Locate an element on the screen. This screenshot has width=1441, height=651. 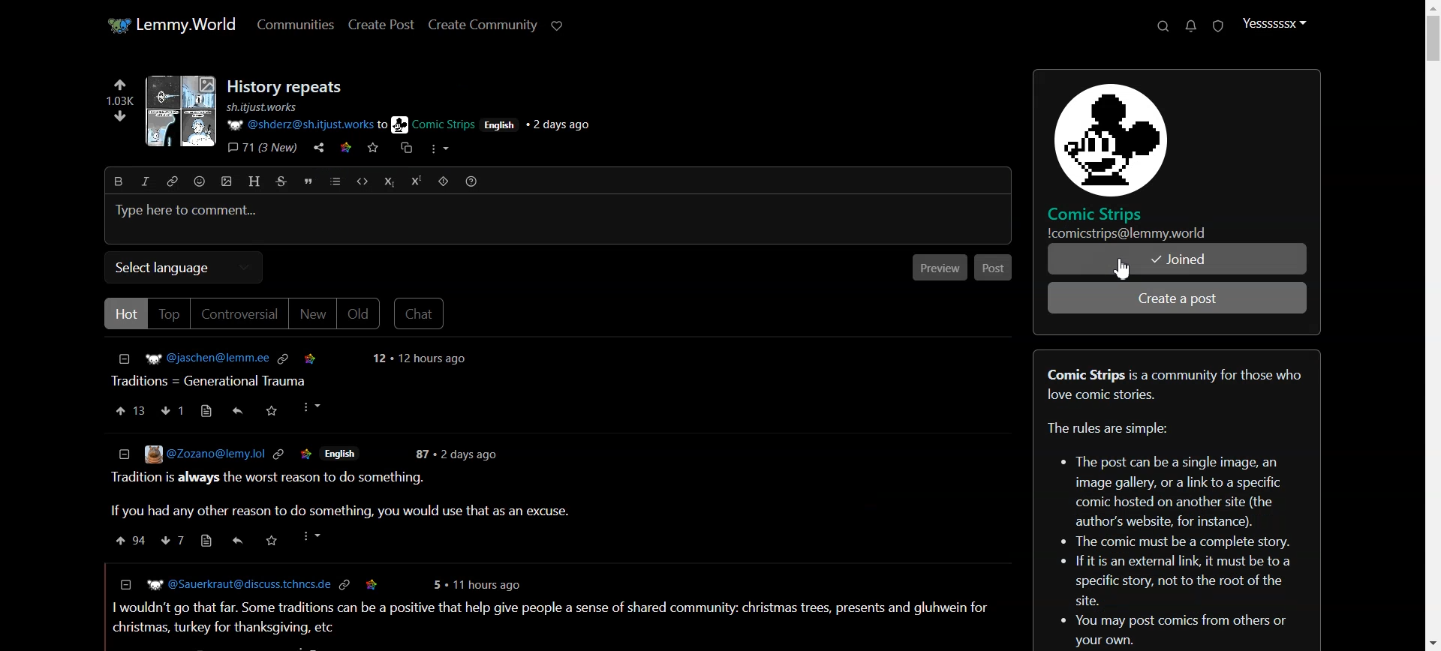
Formatting help is located at coordinates (471, 181).